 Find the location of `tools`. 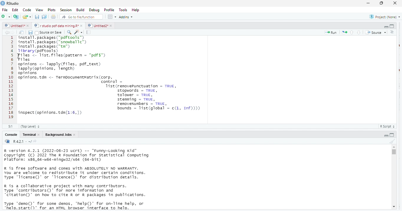

tools is located at coordinates (124, 9).